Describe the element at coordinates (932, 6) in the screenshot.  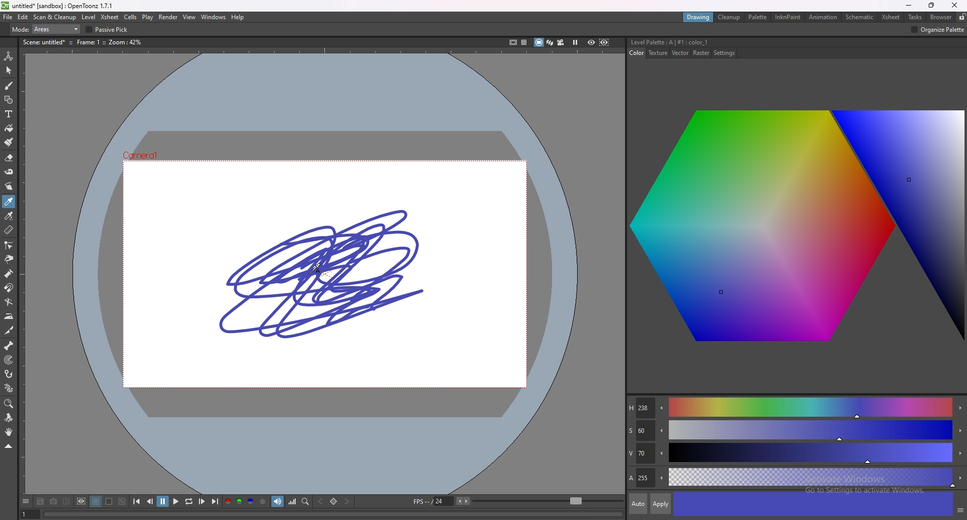
I see `resize` at that location.